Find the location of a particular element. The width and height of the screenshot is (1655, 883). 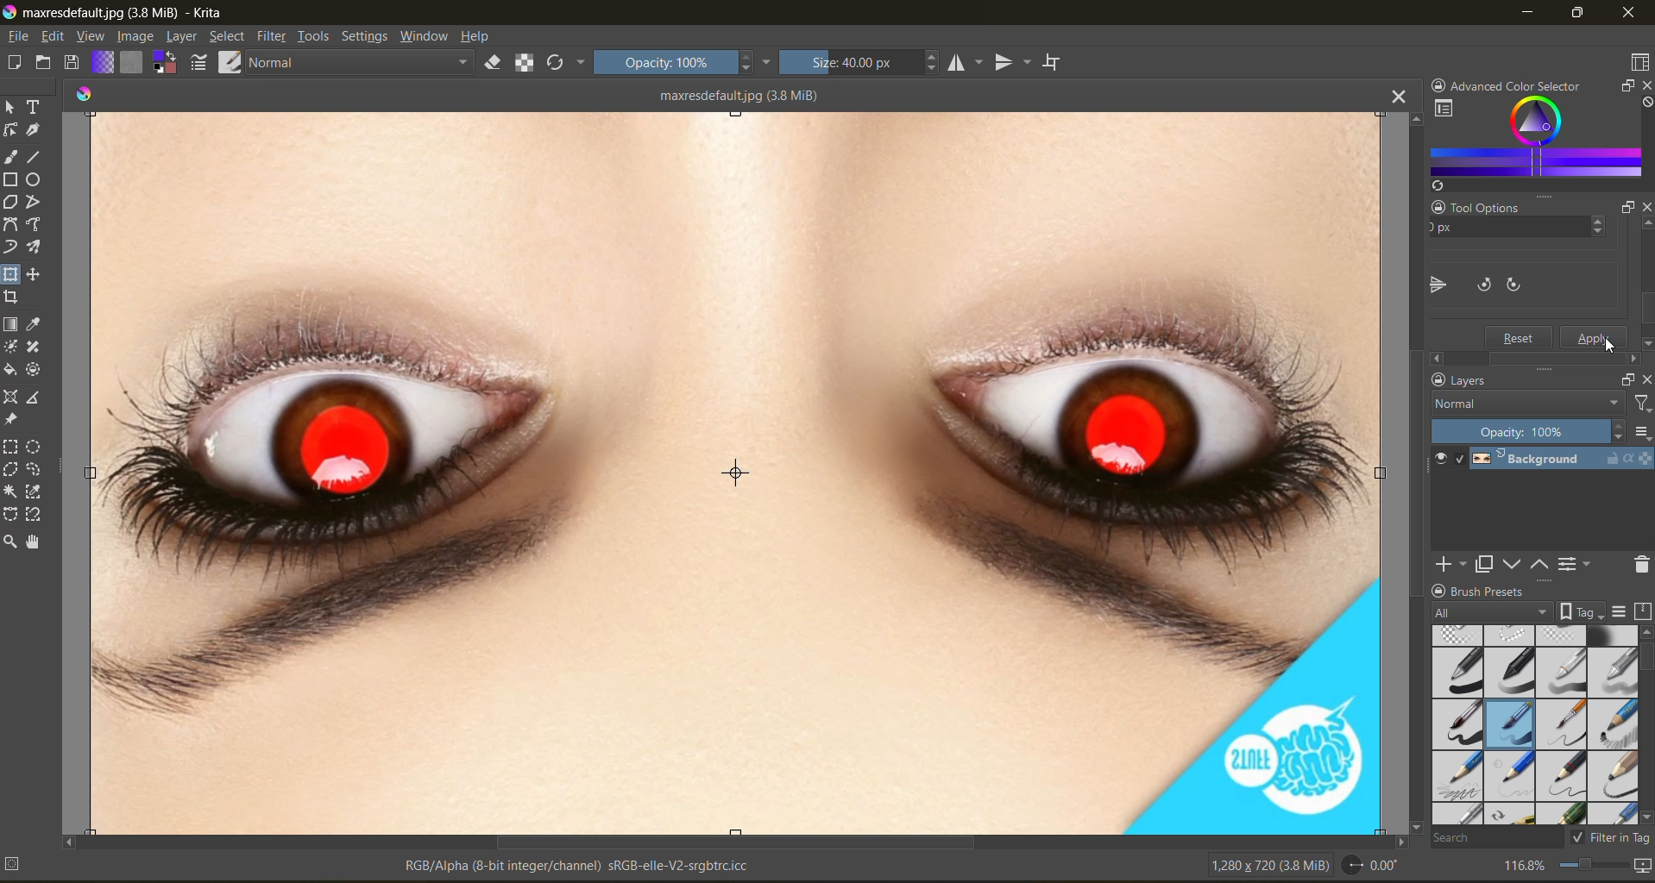

filter in tag is located at coordinates (1612, 837).